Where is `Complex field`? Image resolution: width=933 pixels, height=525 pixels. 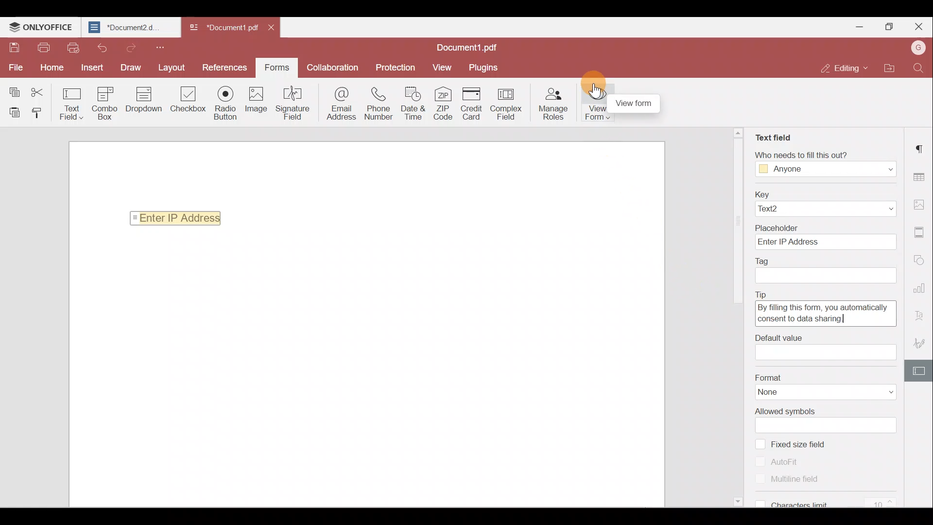
Complex field is located at coordinates (510, 103).